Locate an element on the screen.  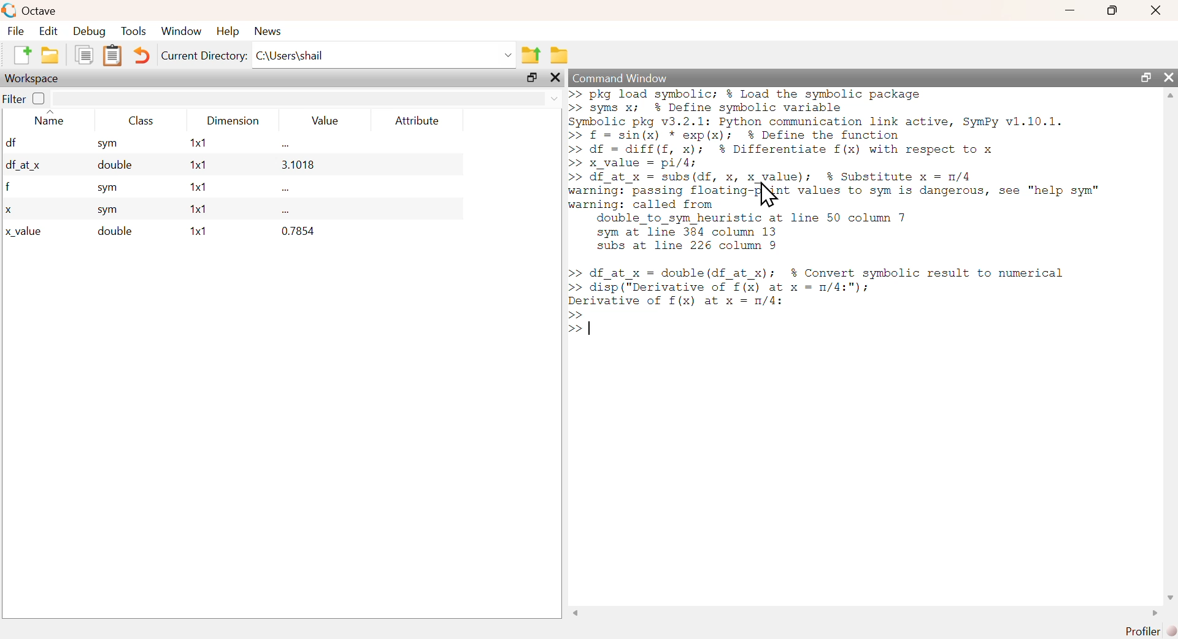
Help is located at coordinates (226, 31).